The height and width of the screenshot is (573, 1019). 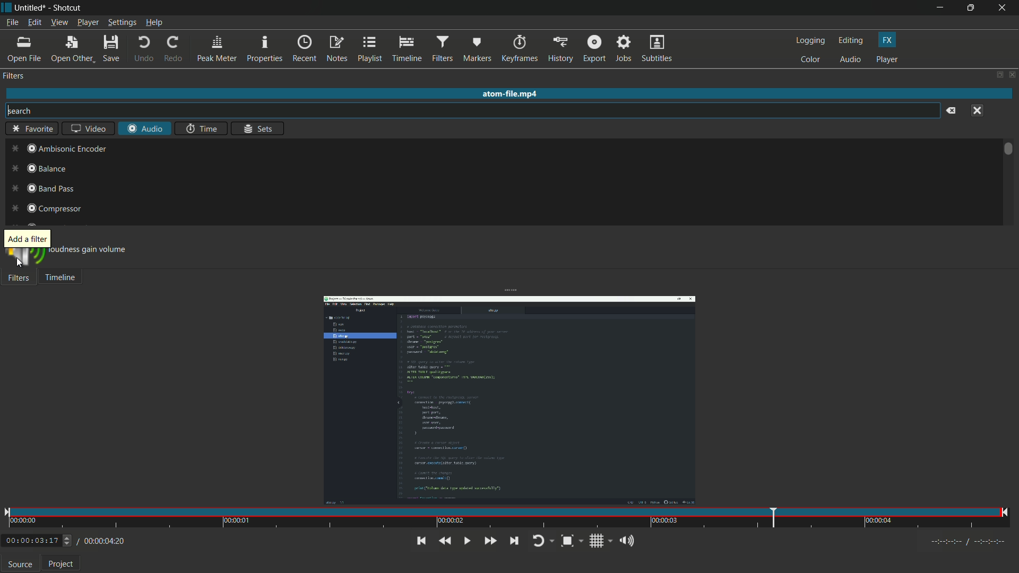 What do you see at coordinates (542, 542) in the screenshot?
I see `toggle player looping` at bounding box center [542, 542].